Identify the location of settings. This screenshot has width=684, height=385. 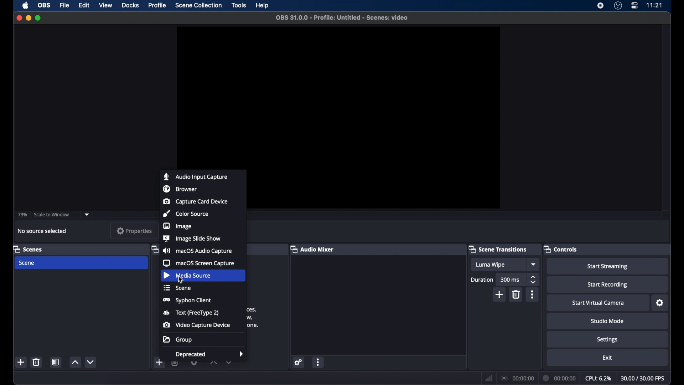
(299, 362).